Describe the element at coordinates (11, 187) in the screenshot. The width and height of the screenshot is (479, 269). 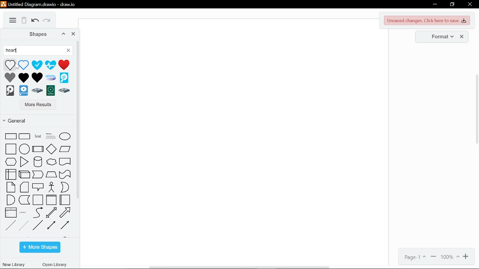
I see `note` at that location.